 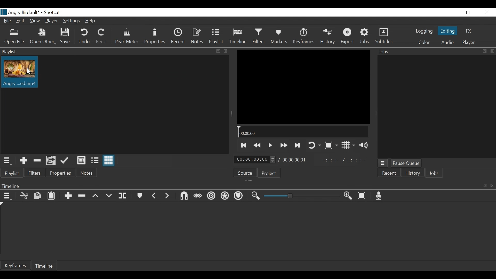 I want to click on Jobs Panel, so click(x=436, y=106).